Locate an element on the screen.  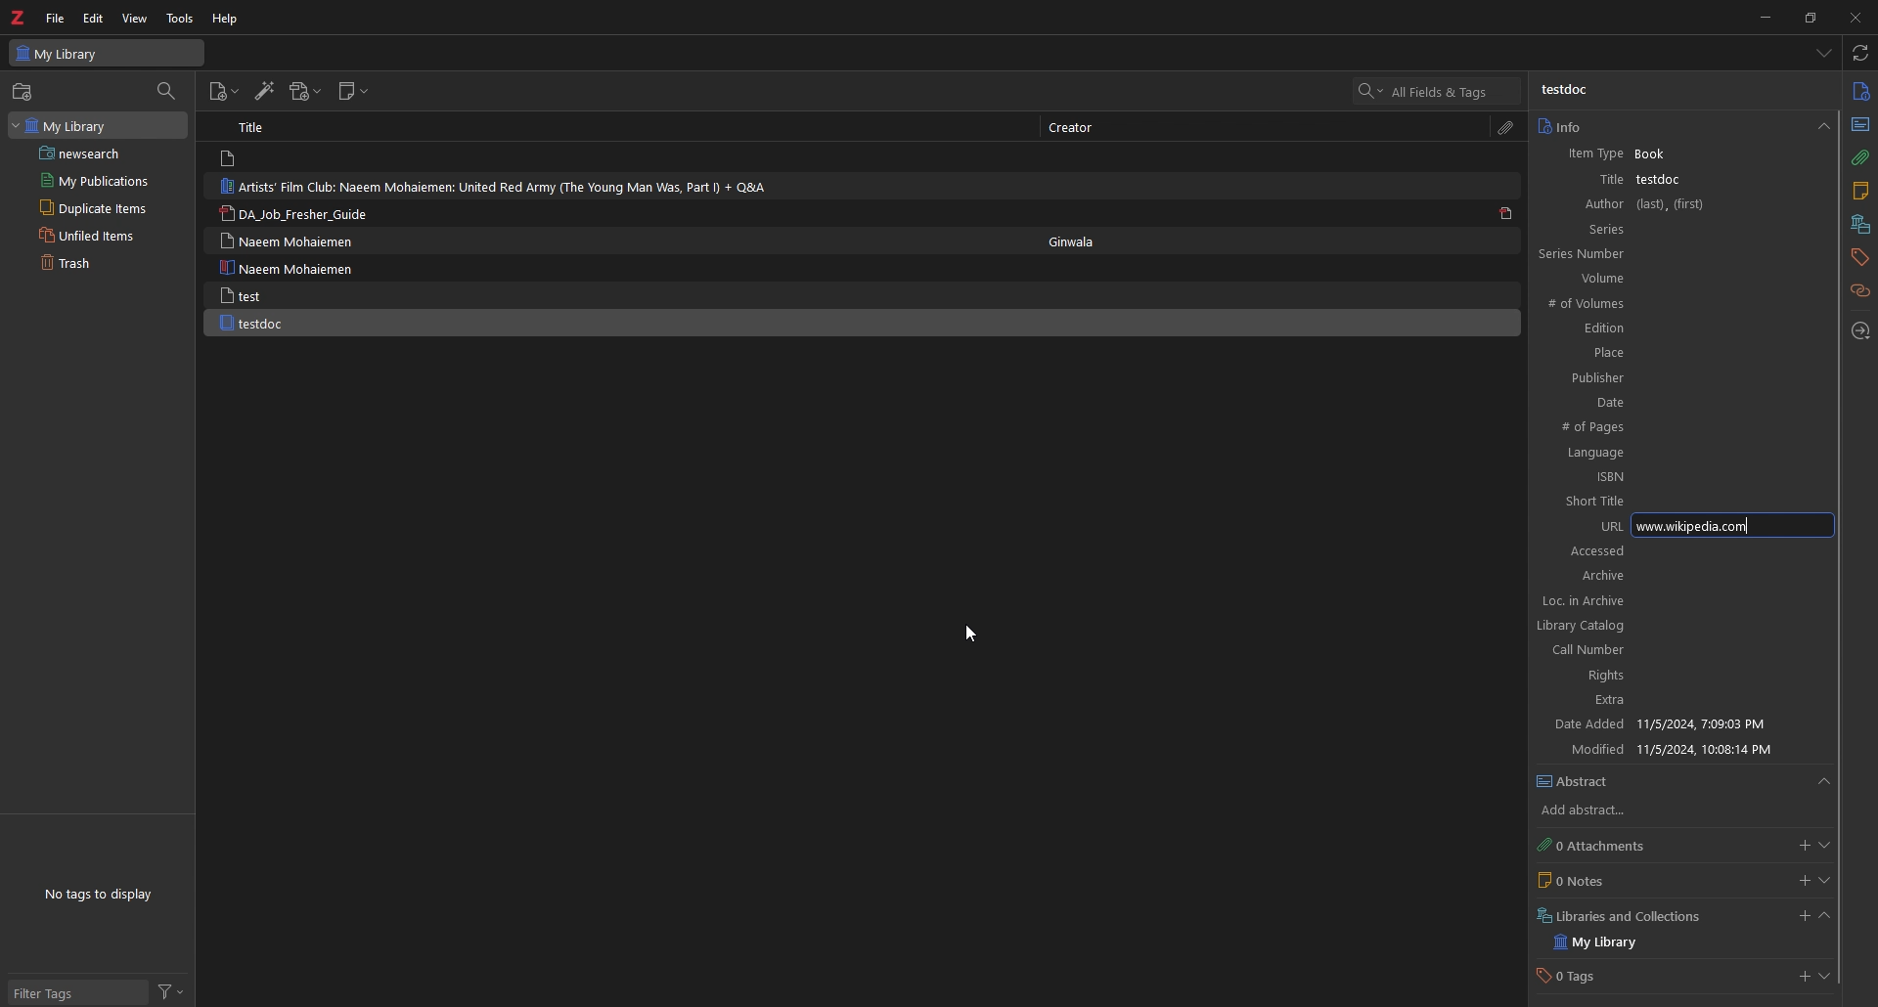
Libraries and Collections is located at coordinates (1627, 916).